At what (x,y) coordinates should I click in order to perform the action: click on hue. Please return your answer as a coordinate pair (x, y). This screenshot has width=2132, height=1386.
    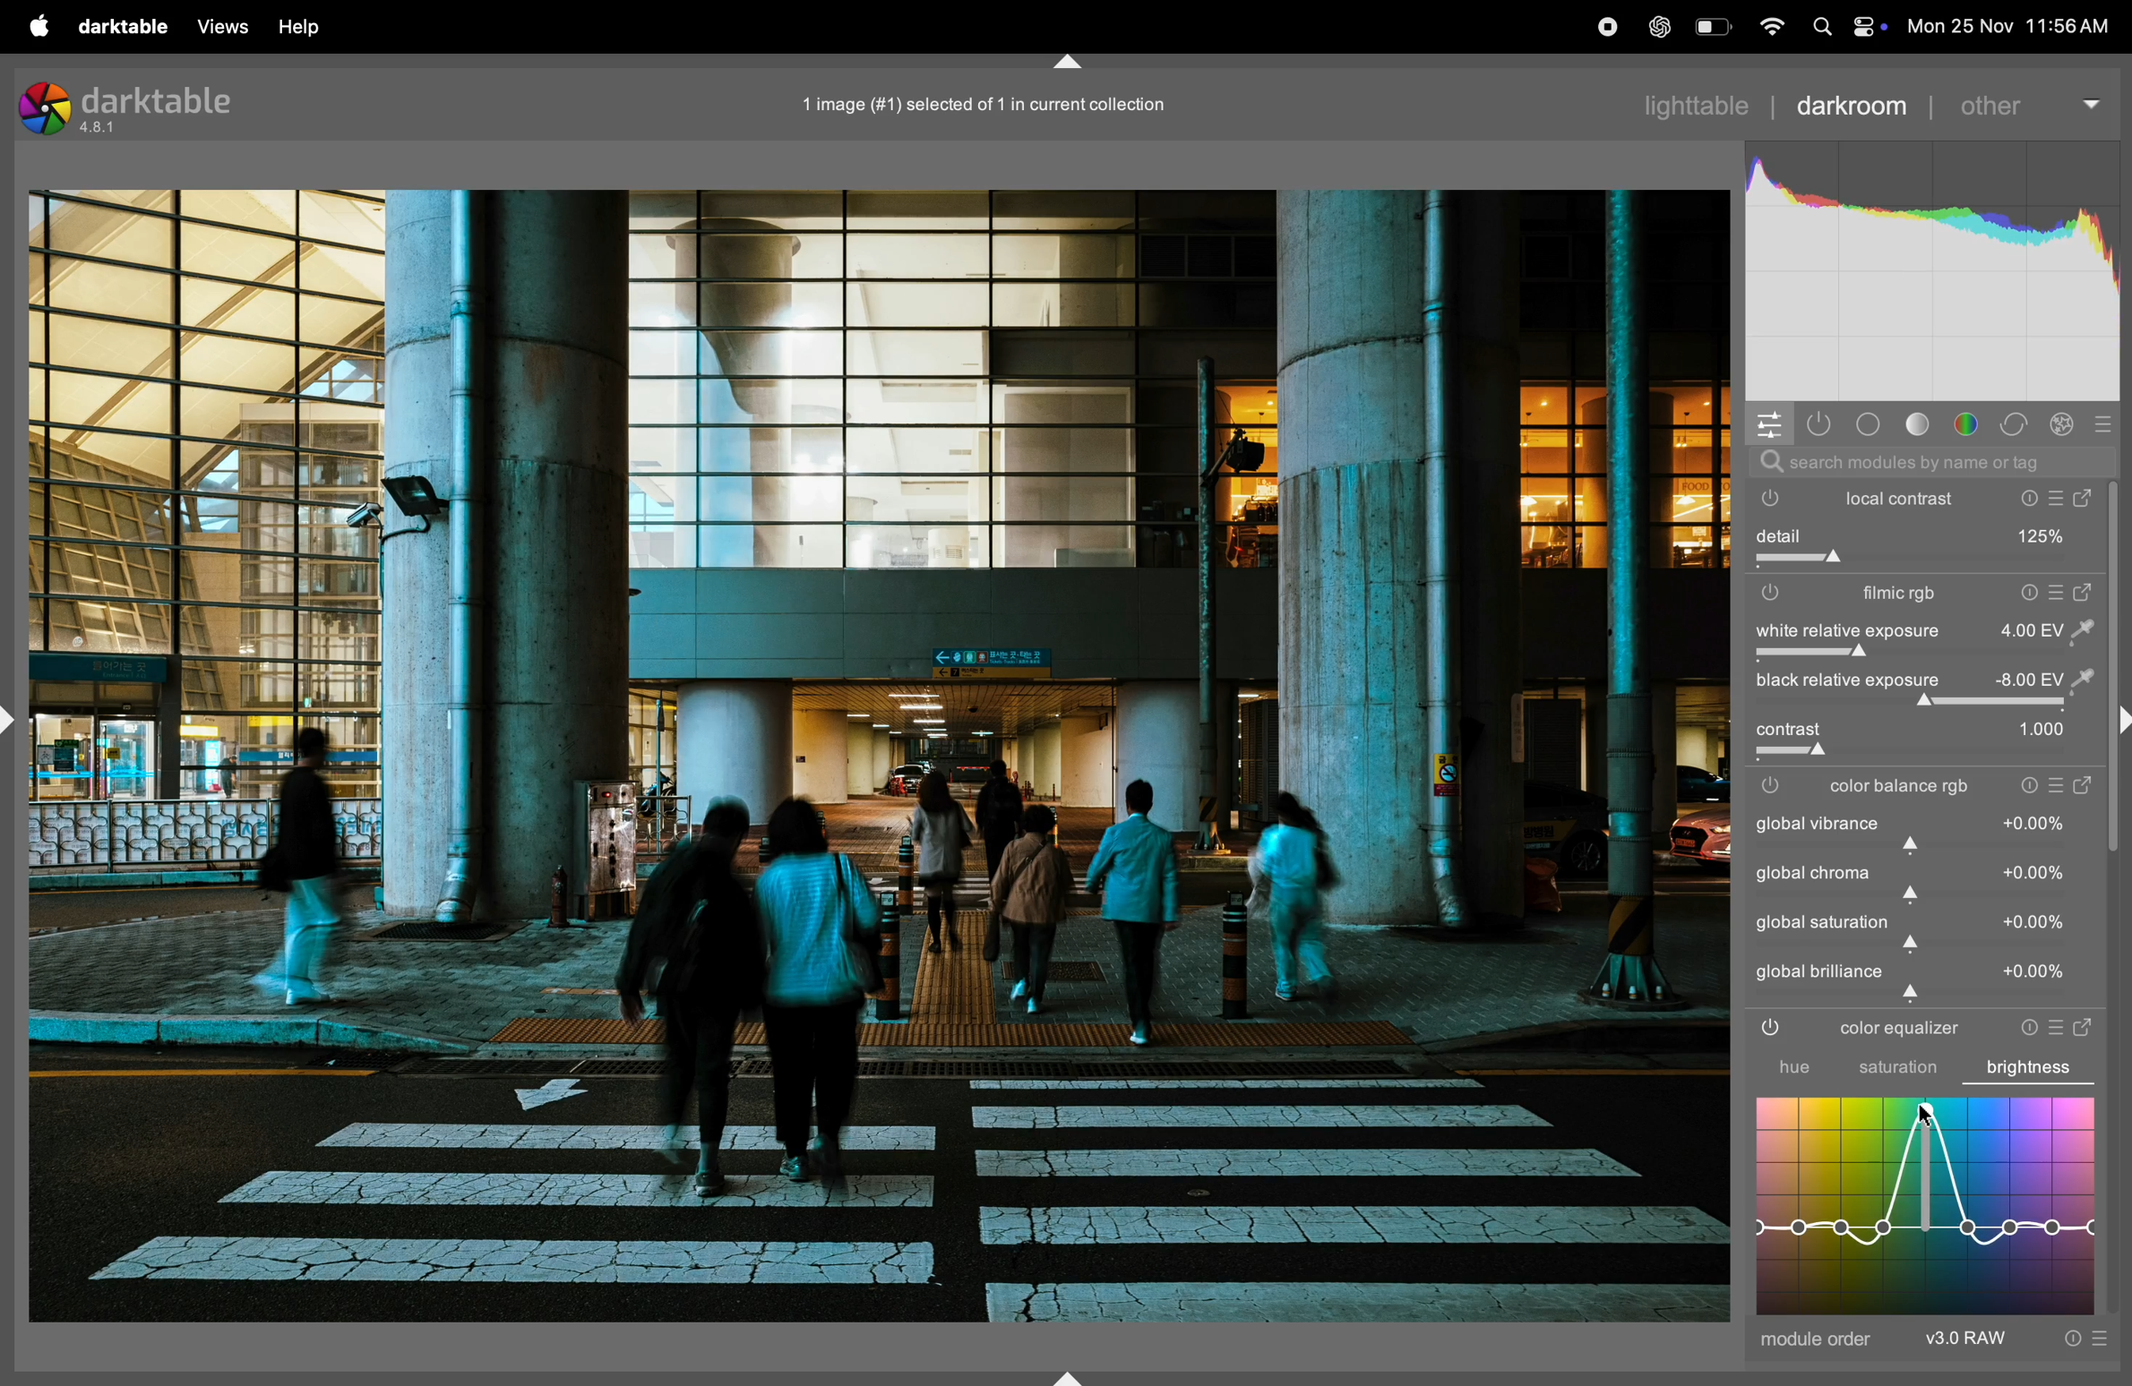
    Looking at the image, I should click on (1778, 1067).